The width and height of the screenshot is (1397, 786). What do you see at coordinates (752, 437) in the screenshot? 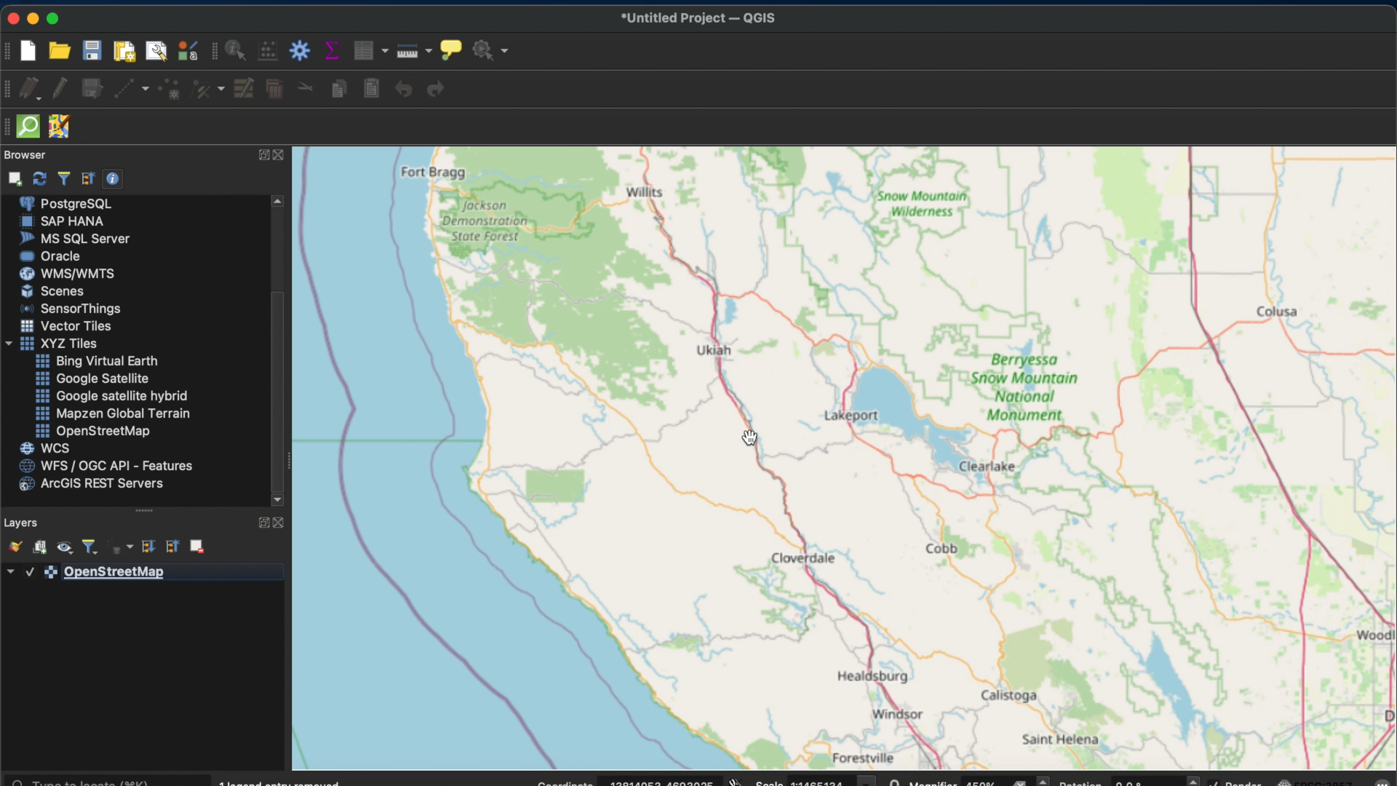
I see `cursor` at bounding box center [752, 437].